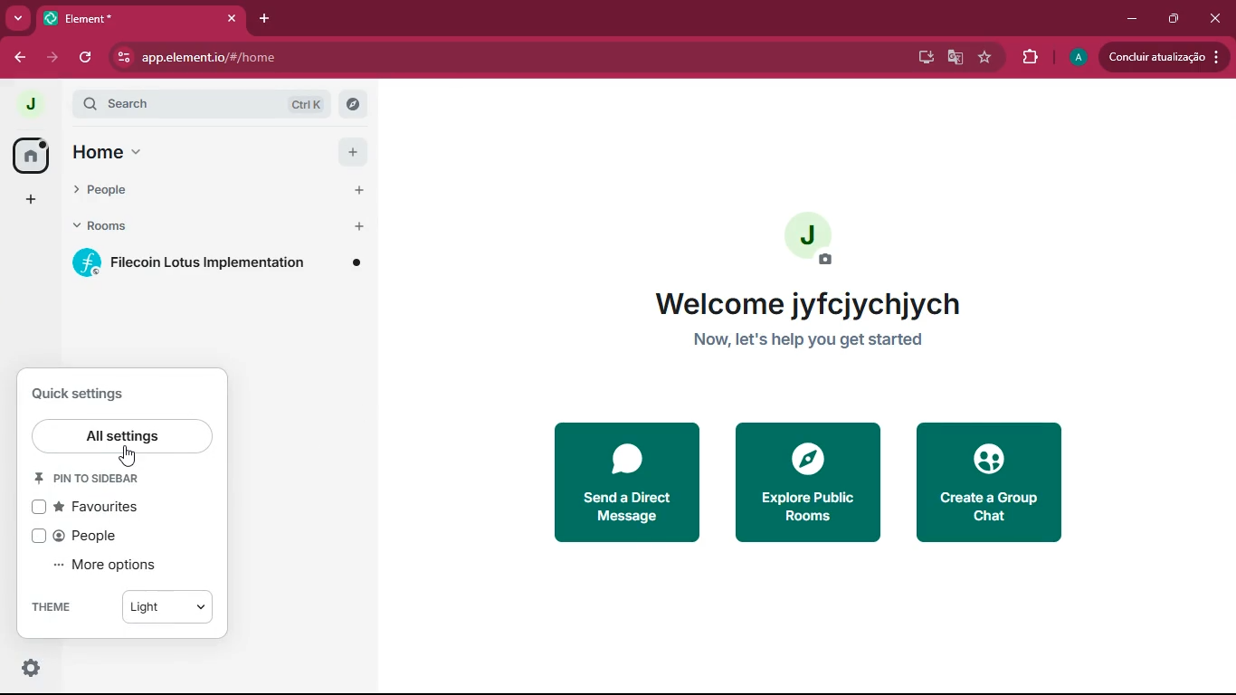  What do you see at coordinates (54, 59) in the screenshot?
I see `forward` at bounding box center [54, 59].